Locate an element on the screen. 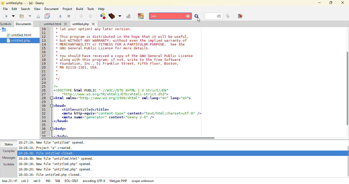 This screenshot has width=349, height=184. reload is located at coordinates (60, 16).